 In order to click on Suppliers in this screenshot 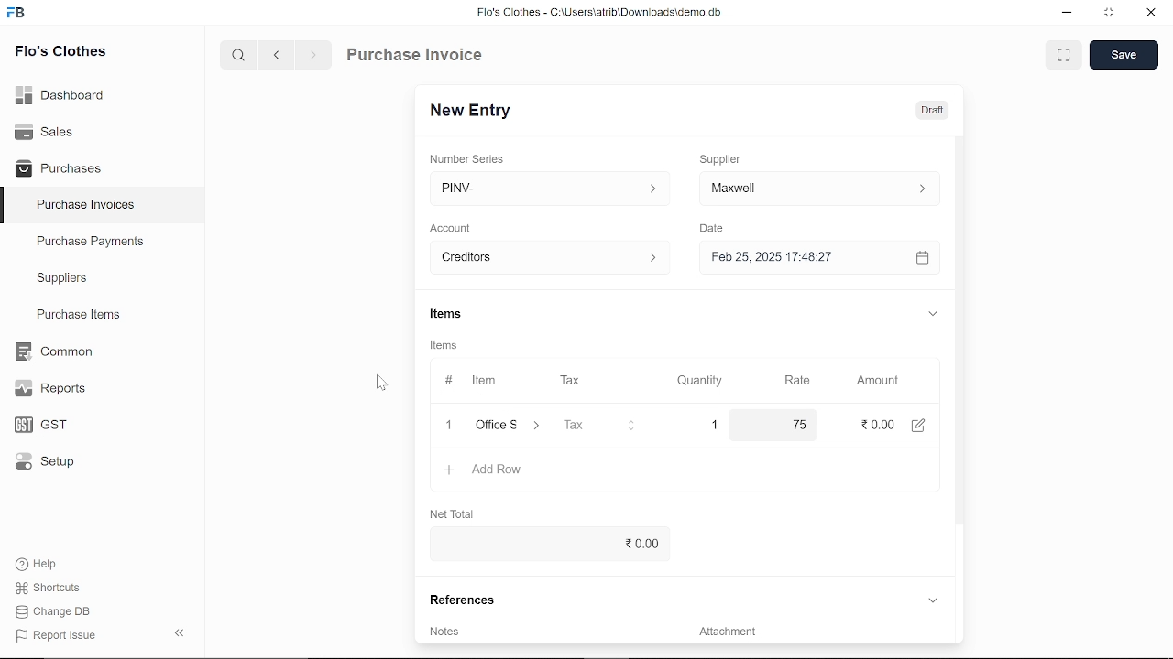, I will do `click(62, 278)`.